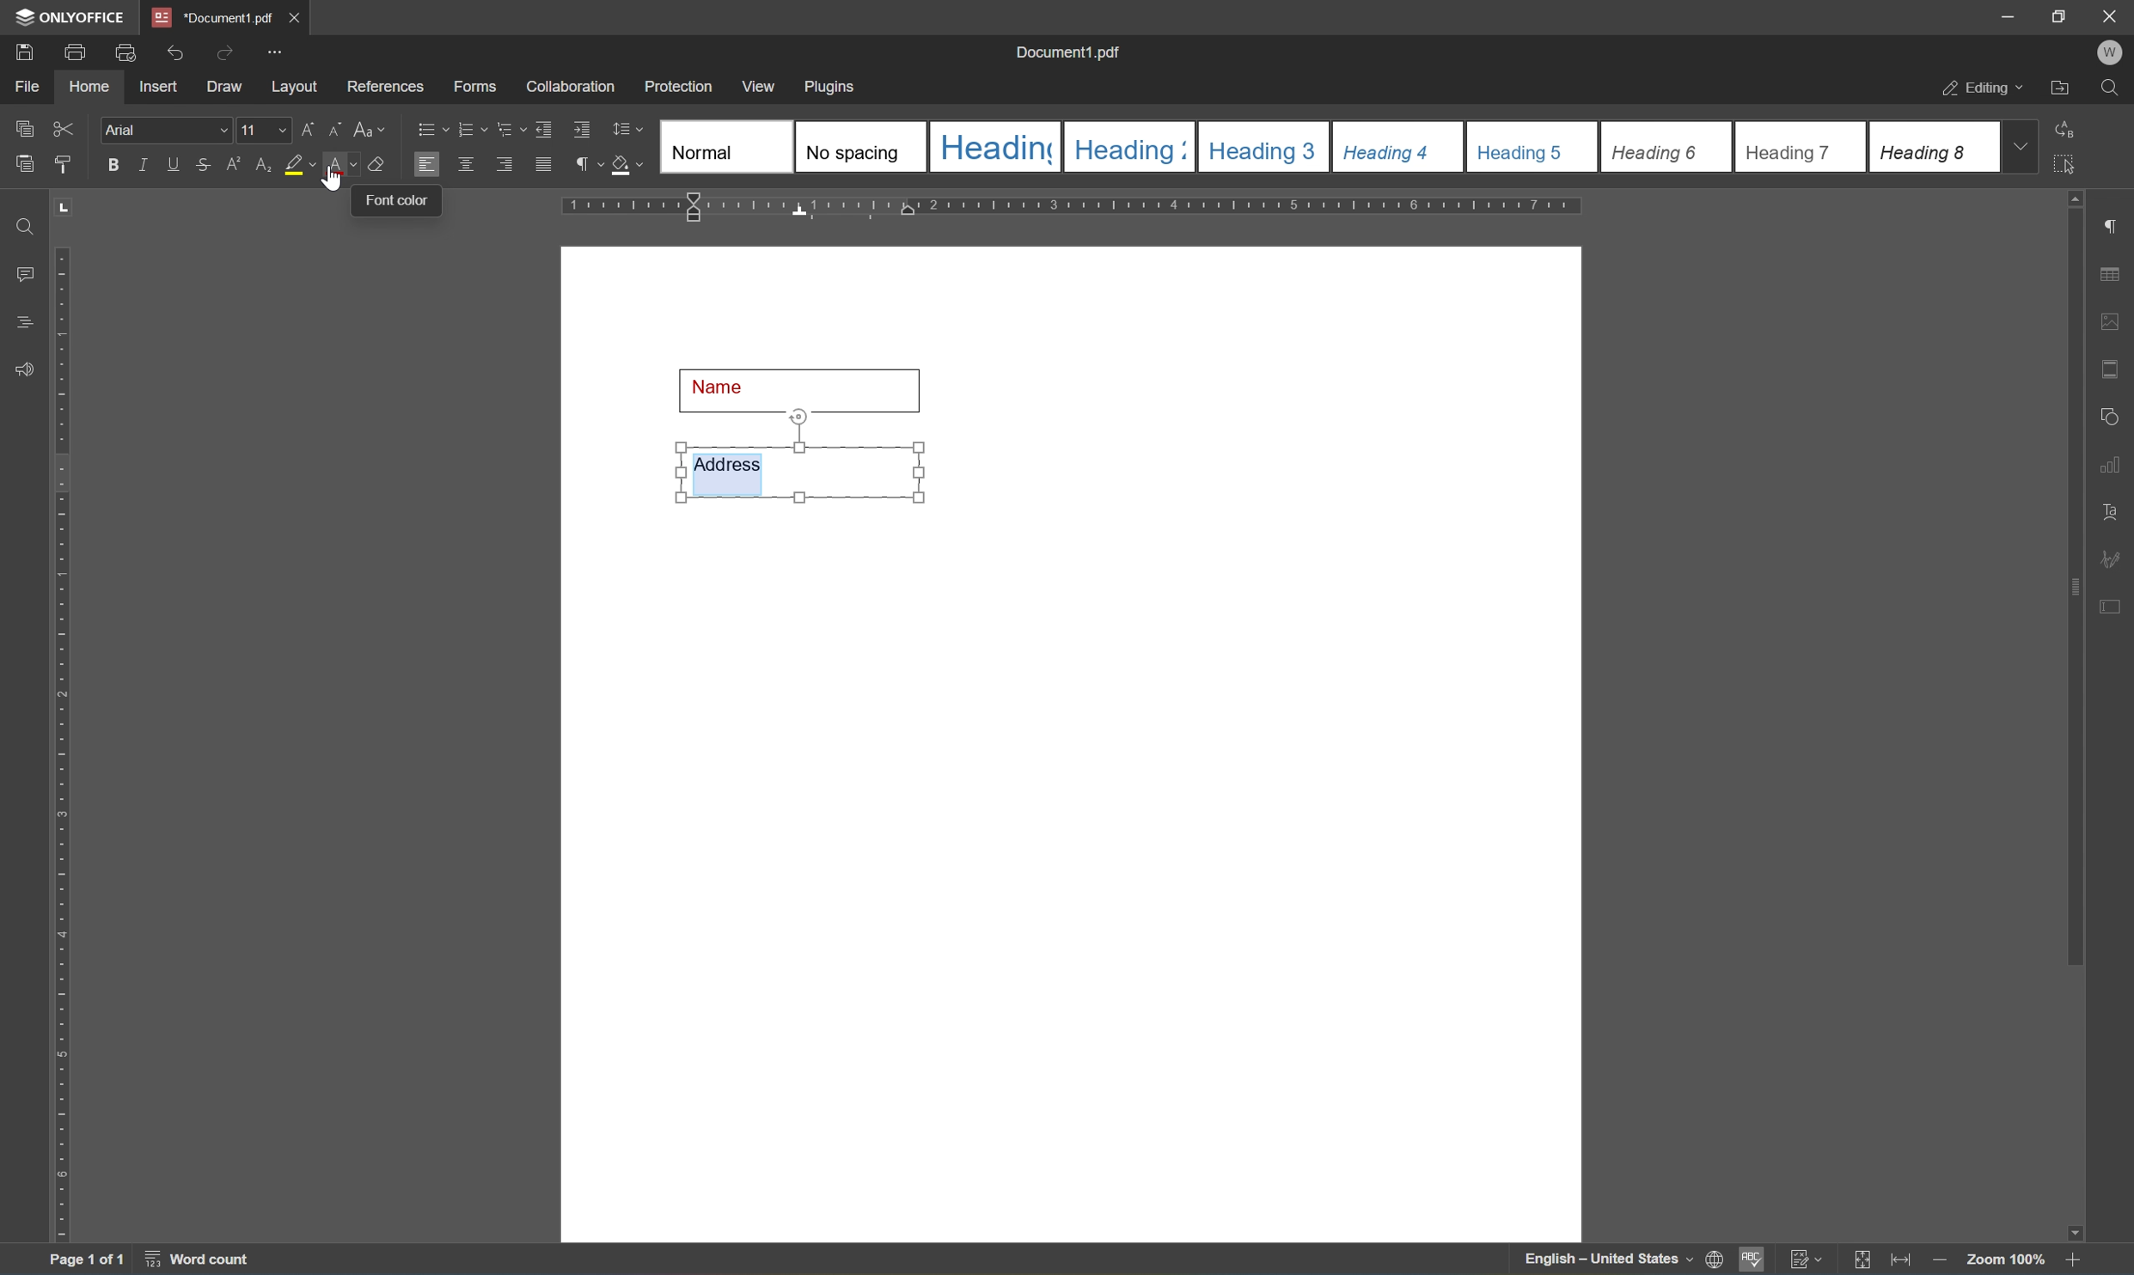 Image resolution: width=2134 pixels, height=1275 pixels. Describe the element at coordinates (94, 90) in the screenshot. I see `home` at that location.